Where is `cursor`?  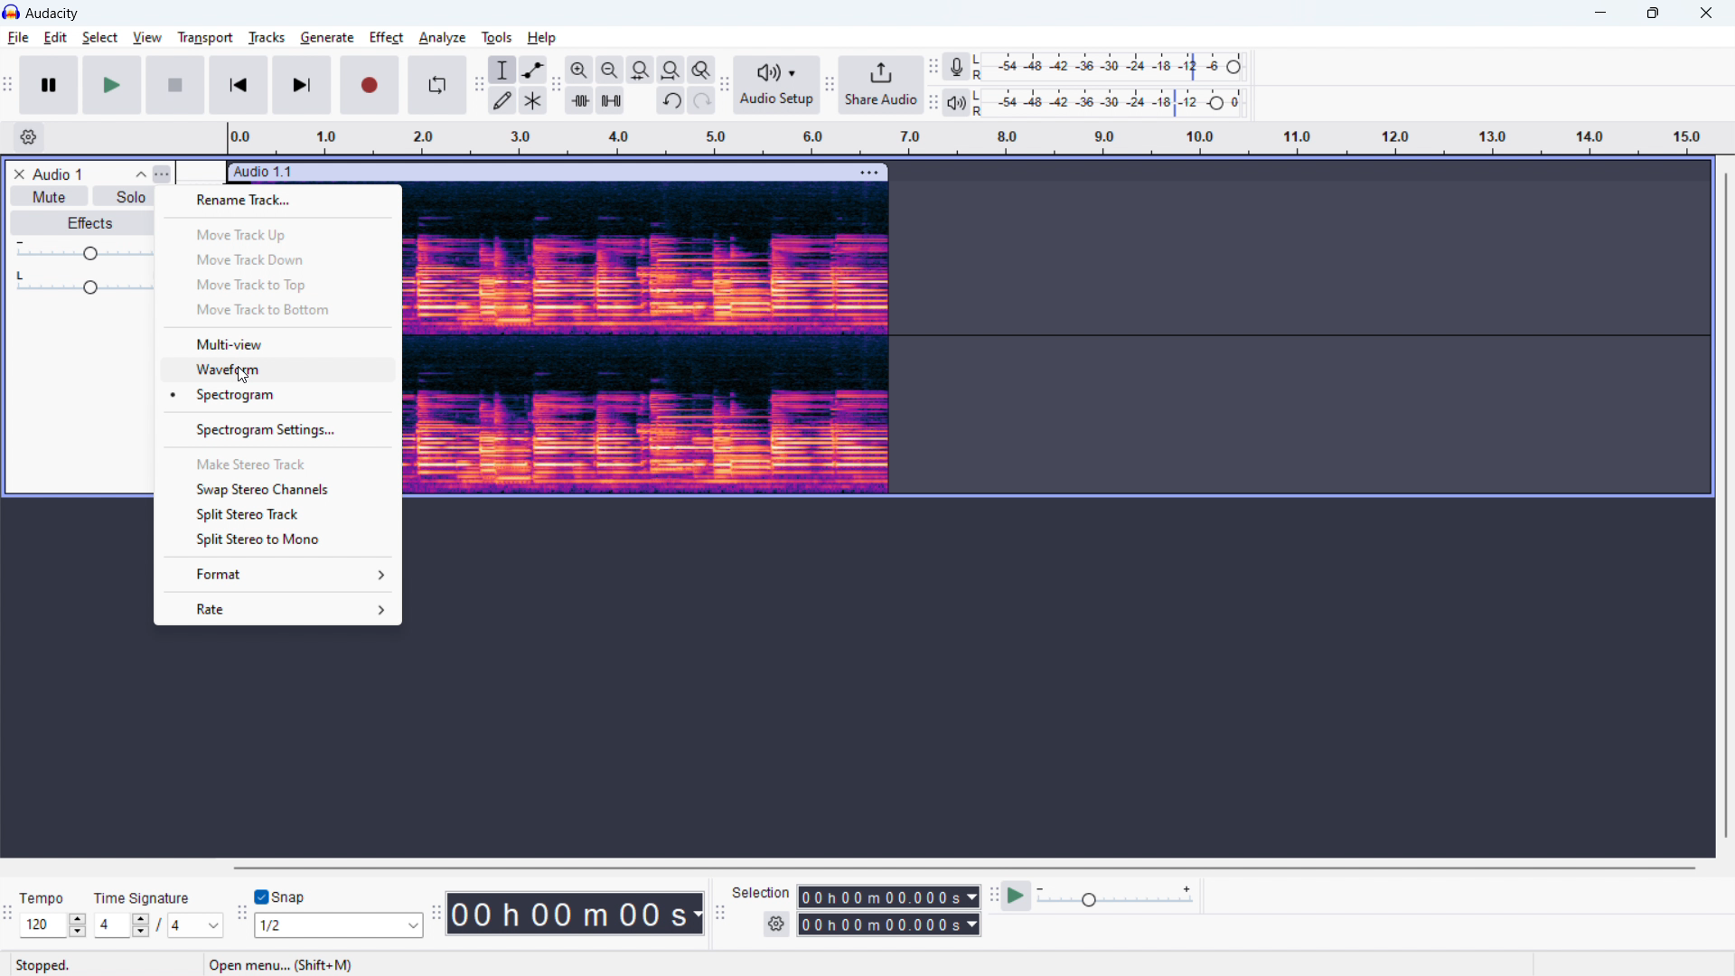
cursor is located at coordinates (243, 378).